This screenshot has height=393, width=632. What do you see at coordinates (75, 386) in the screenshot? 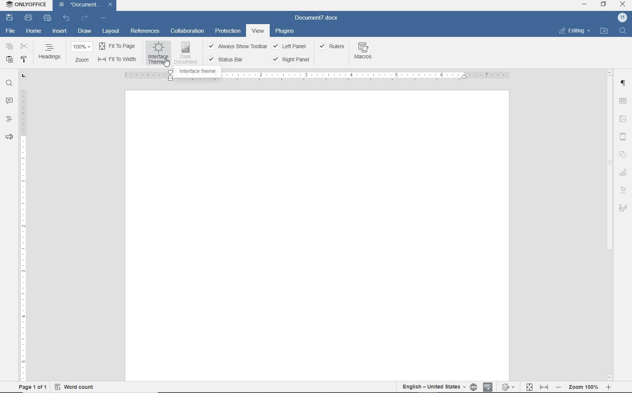
I see `WORD COUNT` at bounding box center [75, 386].